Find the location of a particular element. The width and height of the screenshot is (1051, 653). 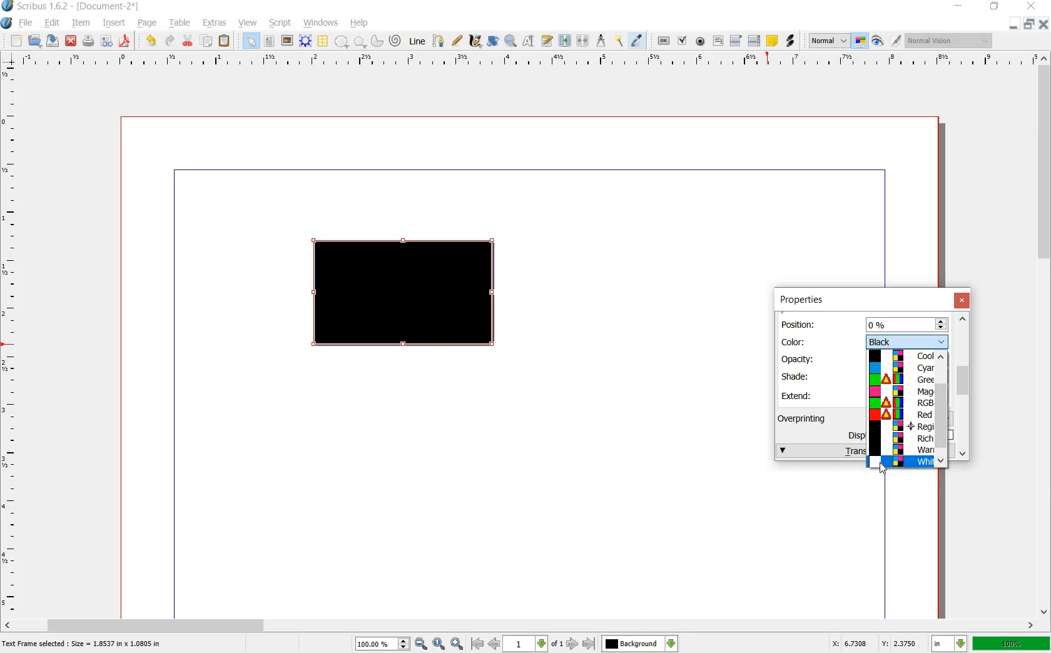

pdf list box is located at coordinates (754, 40).